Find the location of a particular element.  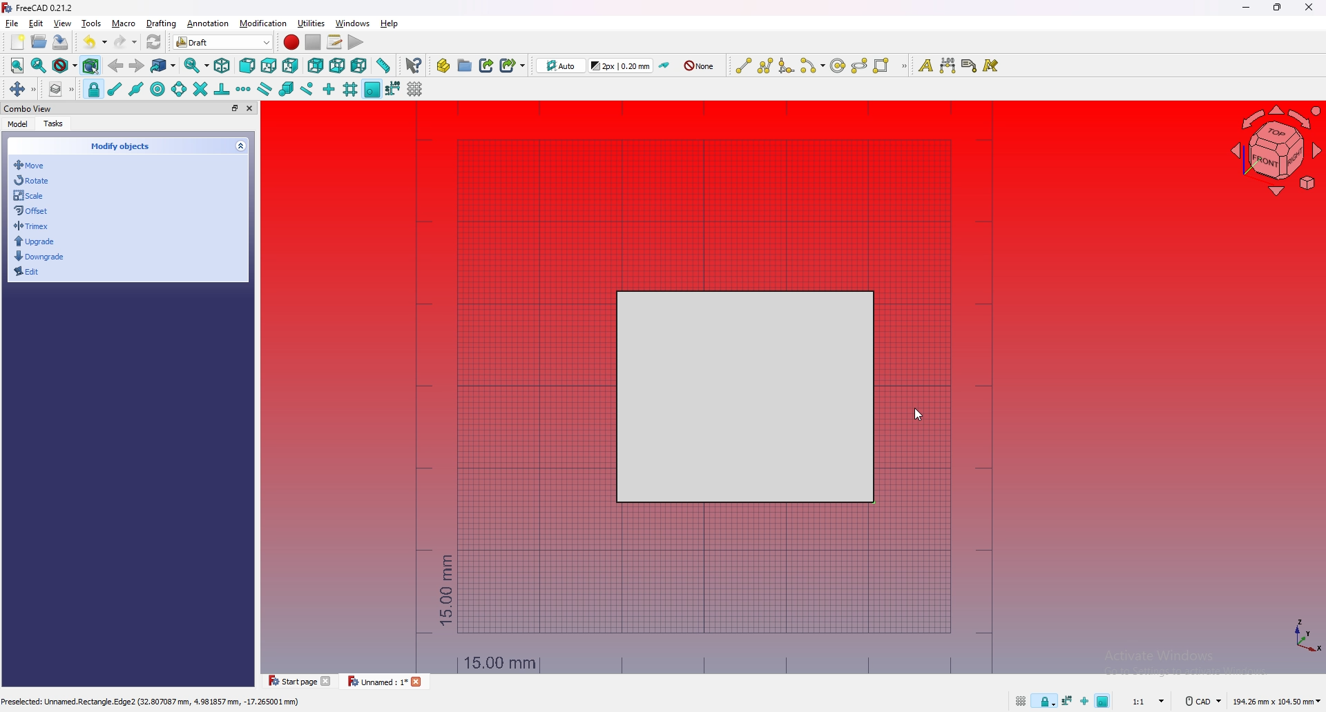

drafting is located at coordinates (162, 23).